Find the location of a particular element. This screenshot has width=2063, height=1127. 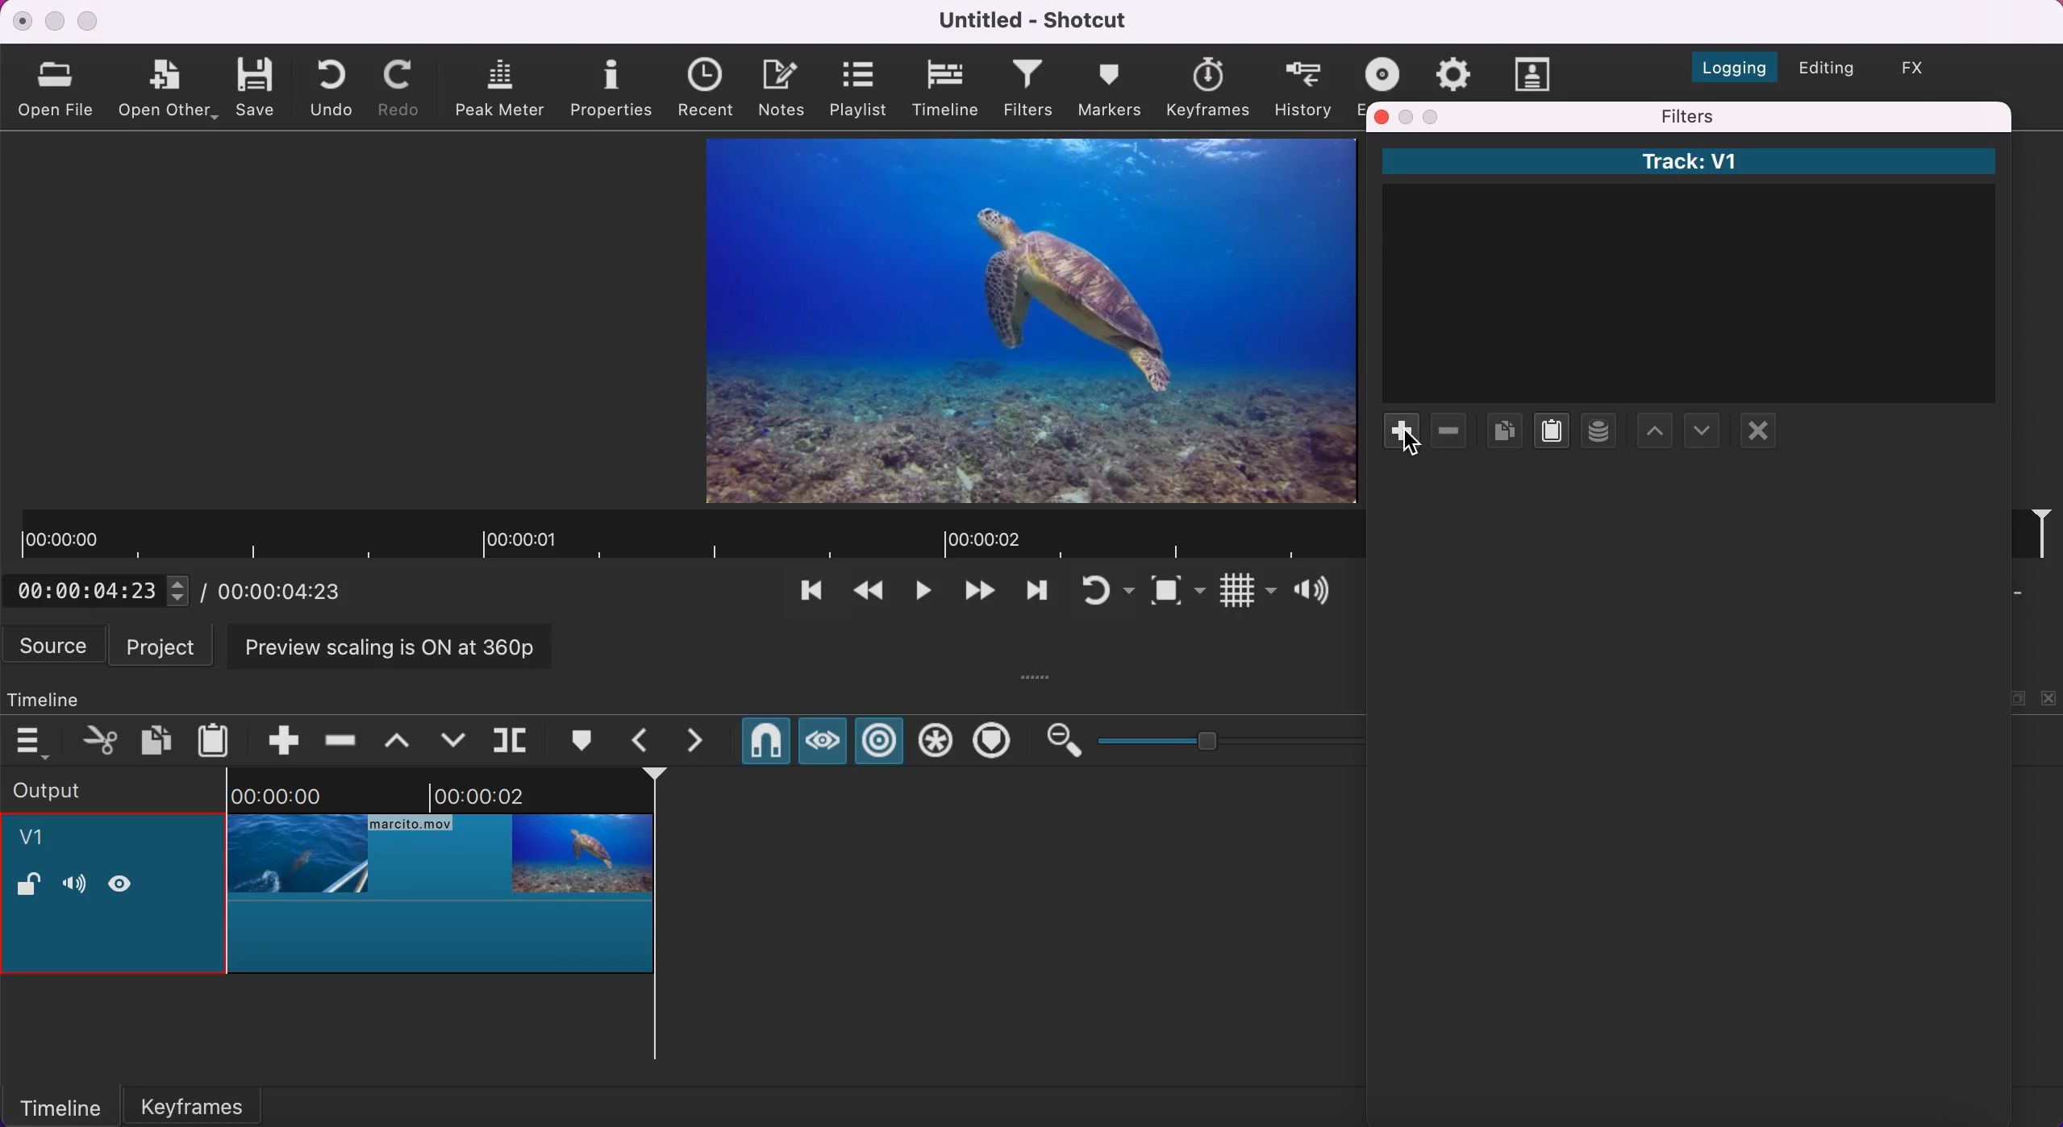

deselect filter is located at coordinates (1764, 432).